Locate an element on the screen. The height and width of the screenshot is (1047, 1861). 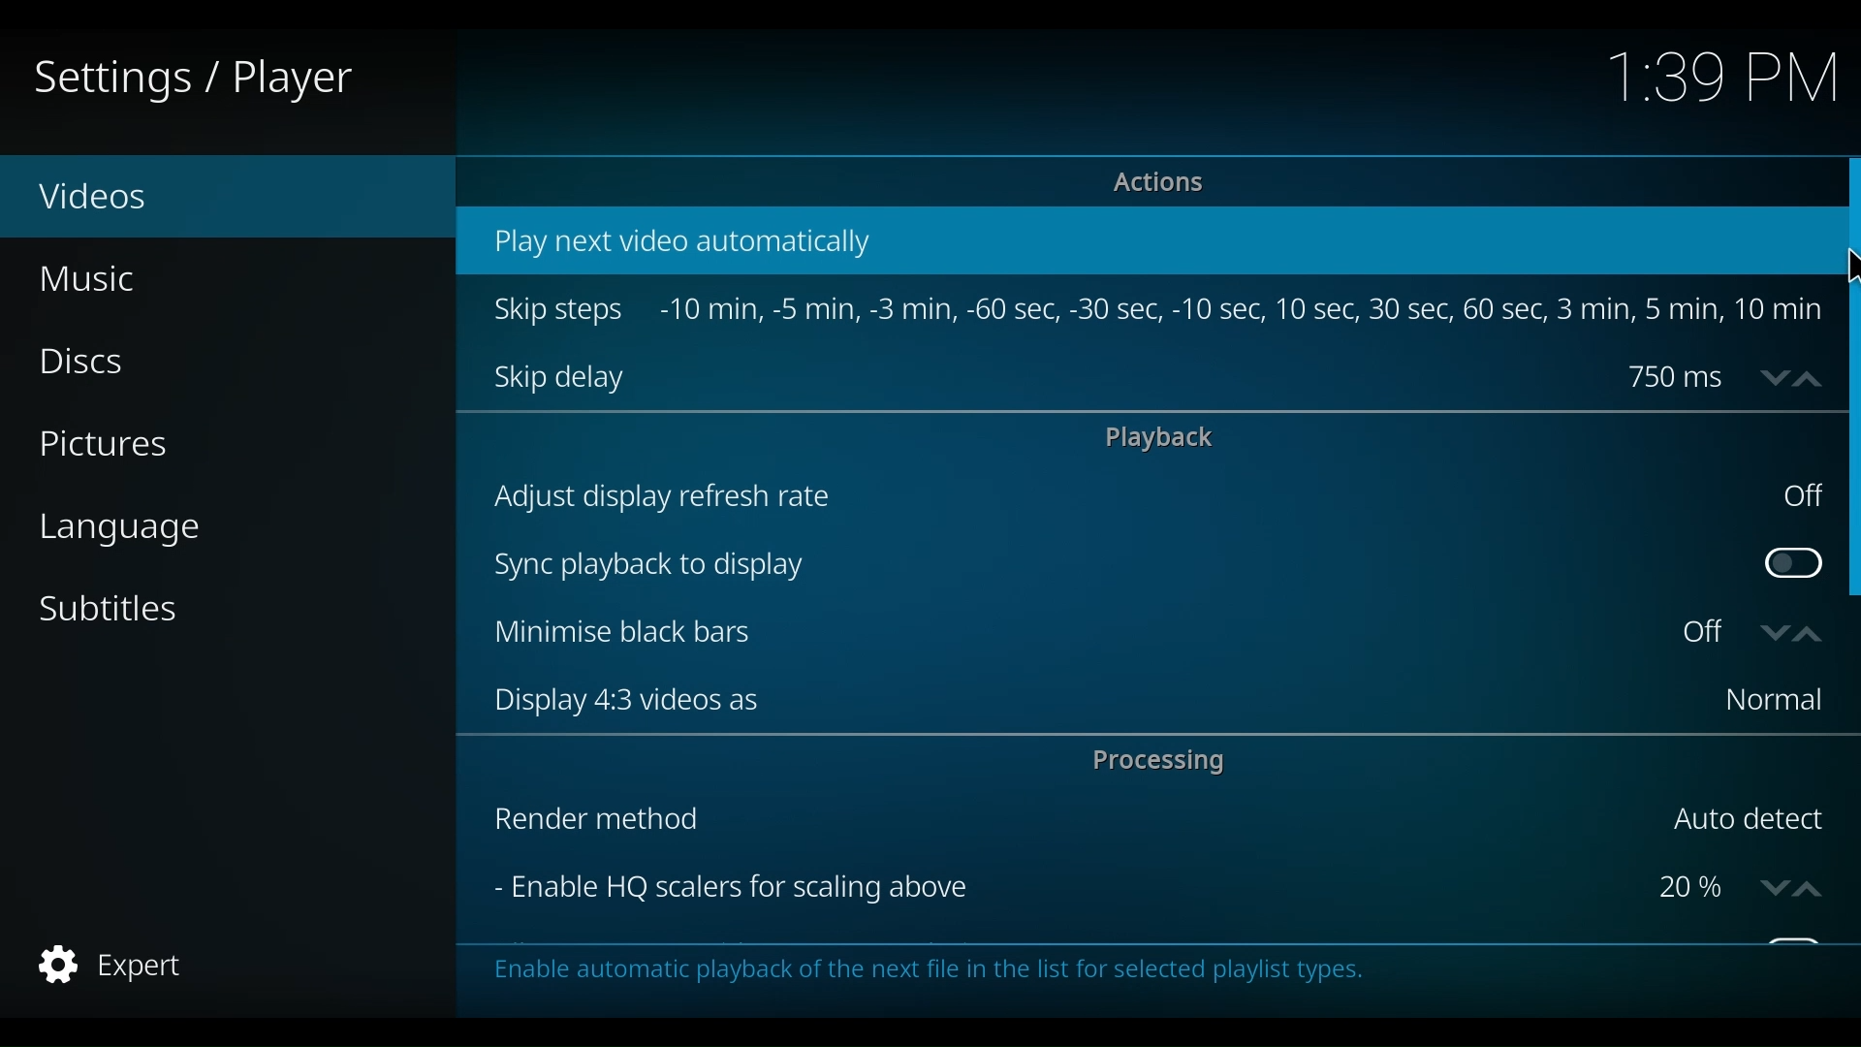
Subtitles is located at coordinates (110, 607).